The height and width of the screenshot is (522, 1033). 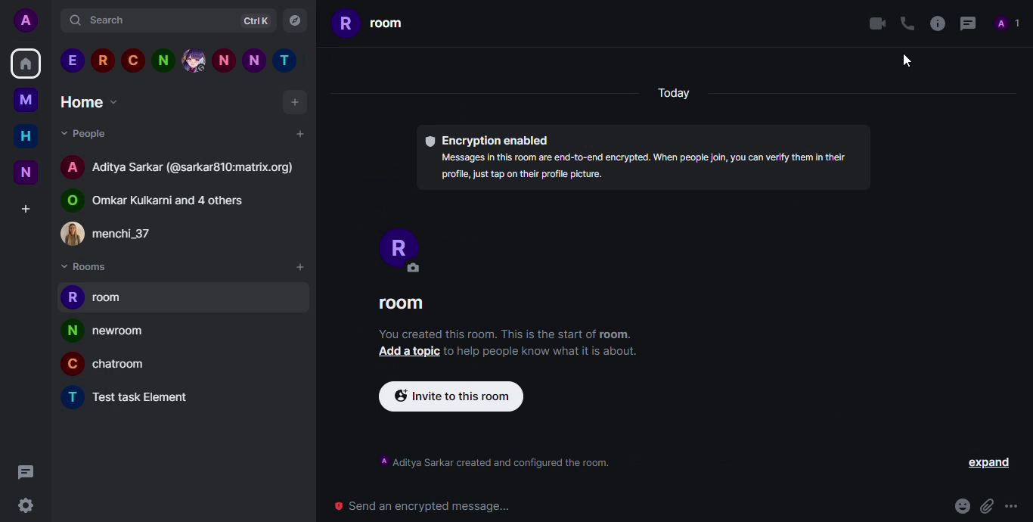 I want to click on people, so click(x=176, y=202).